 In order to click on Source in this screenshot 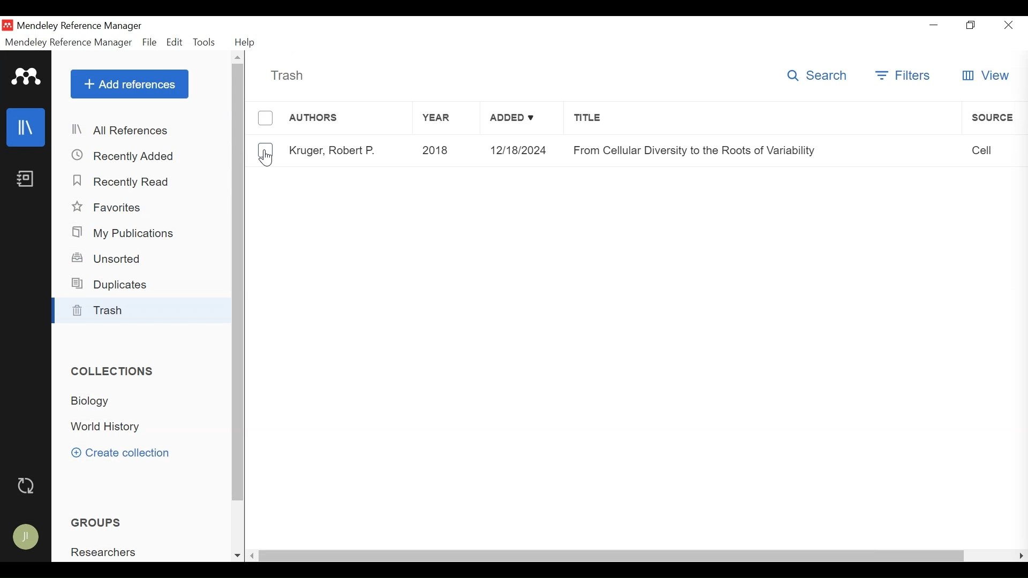, I will do `click(994, 118)`.